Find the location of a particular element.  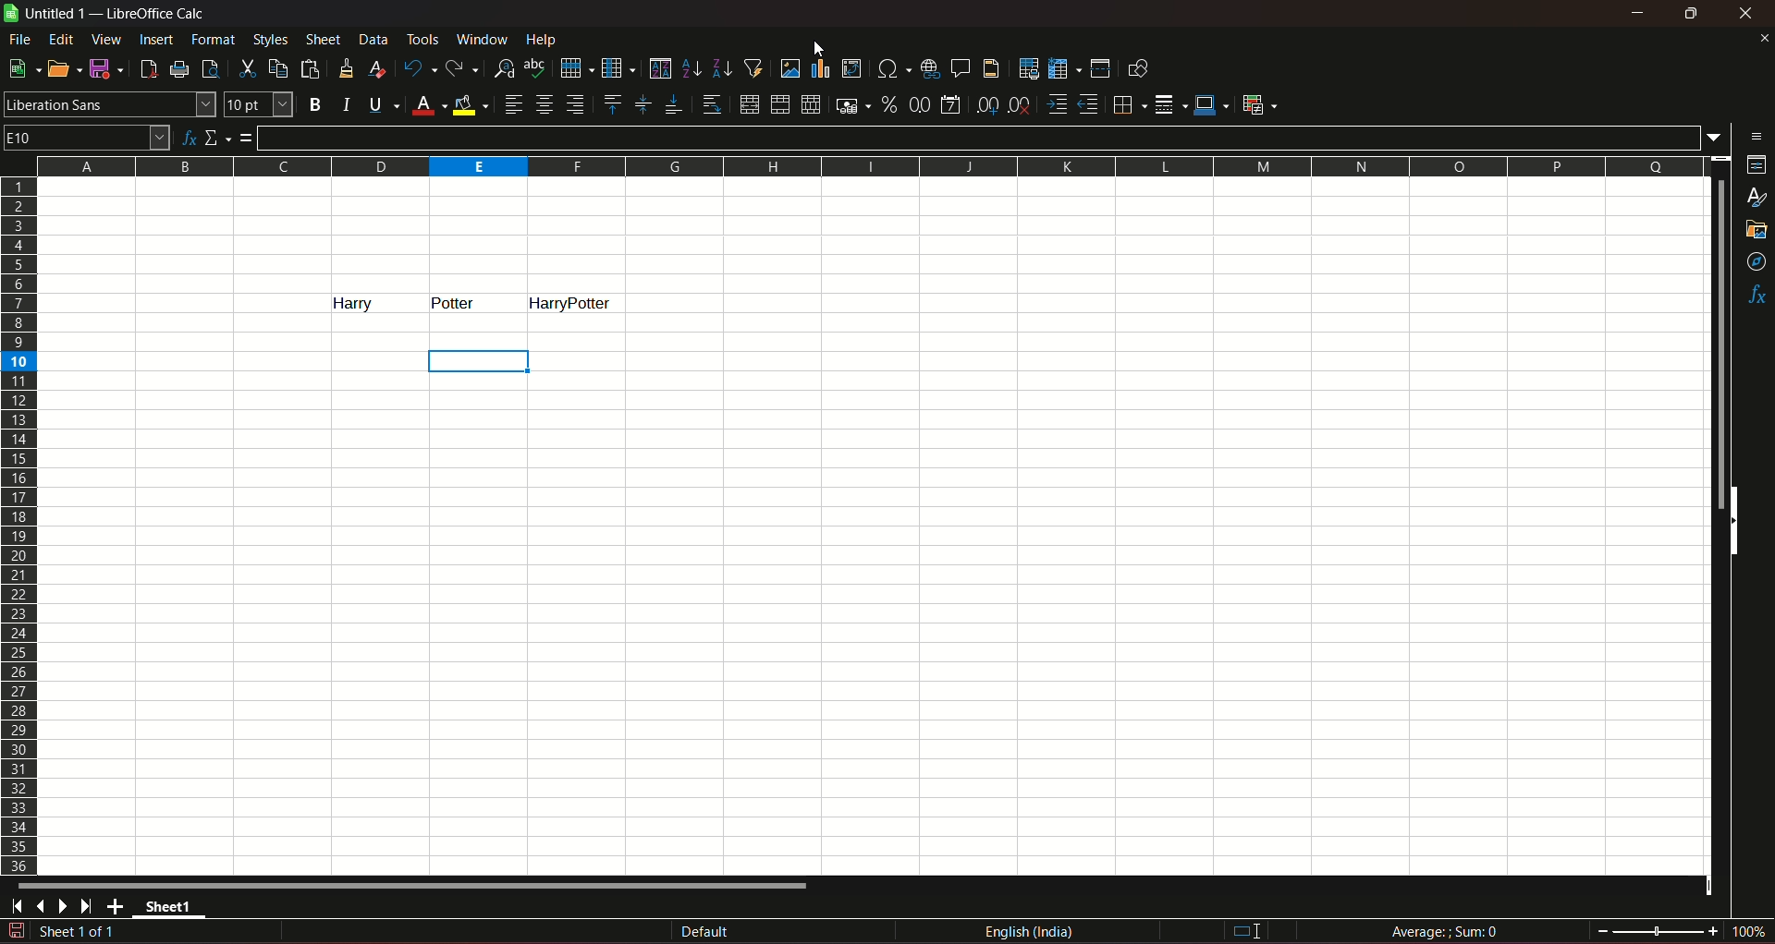

add decimal place is located at coordinates (984, 105).